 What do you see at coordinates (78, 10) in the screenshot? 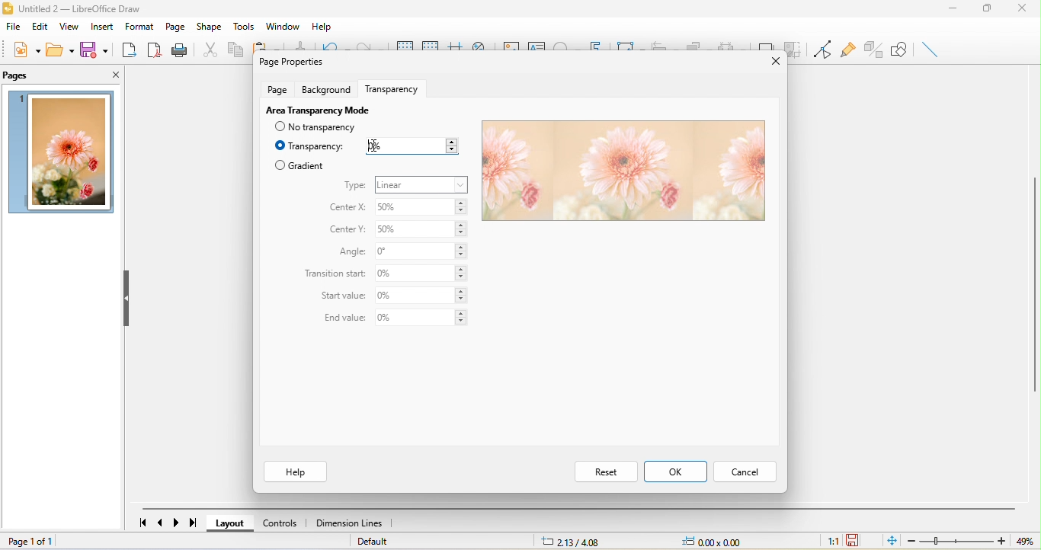
I see `title` at bounding box center [78, 10].